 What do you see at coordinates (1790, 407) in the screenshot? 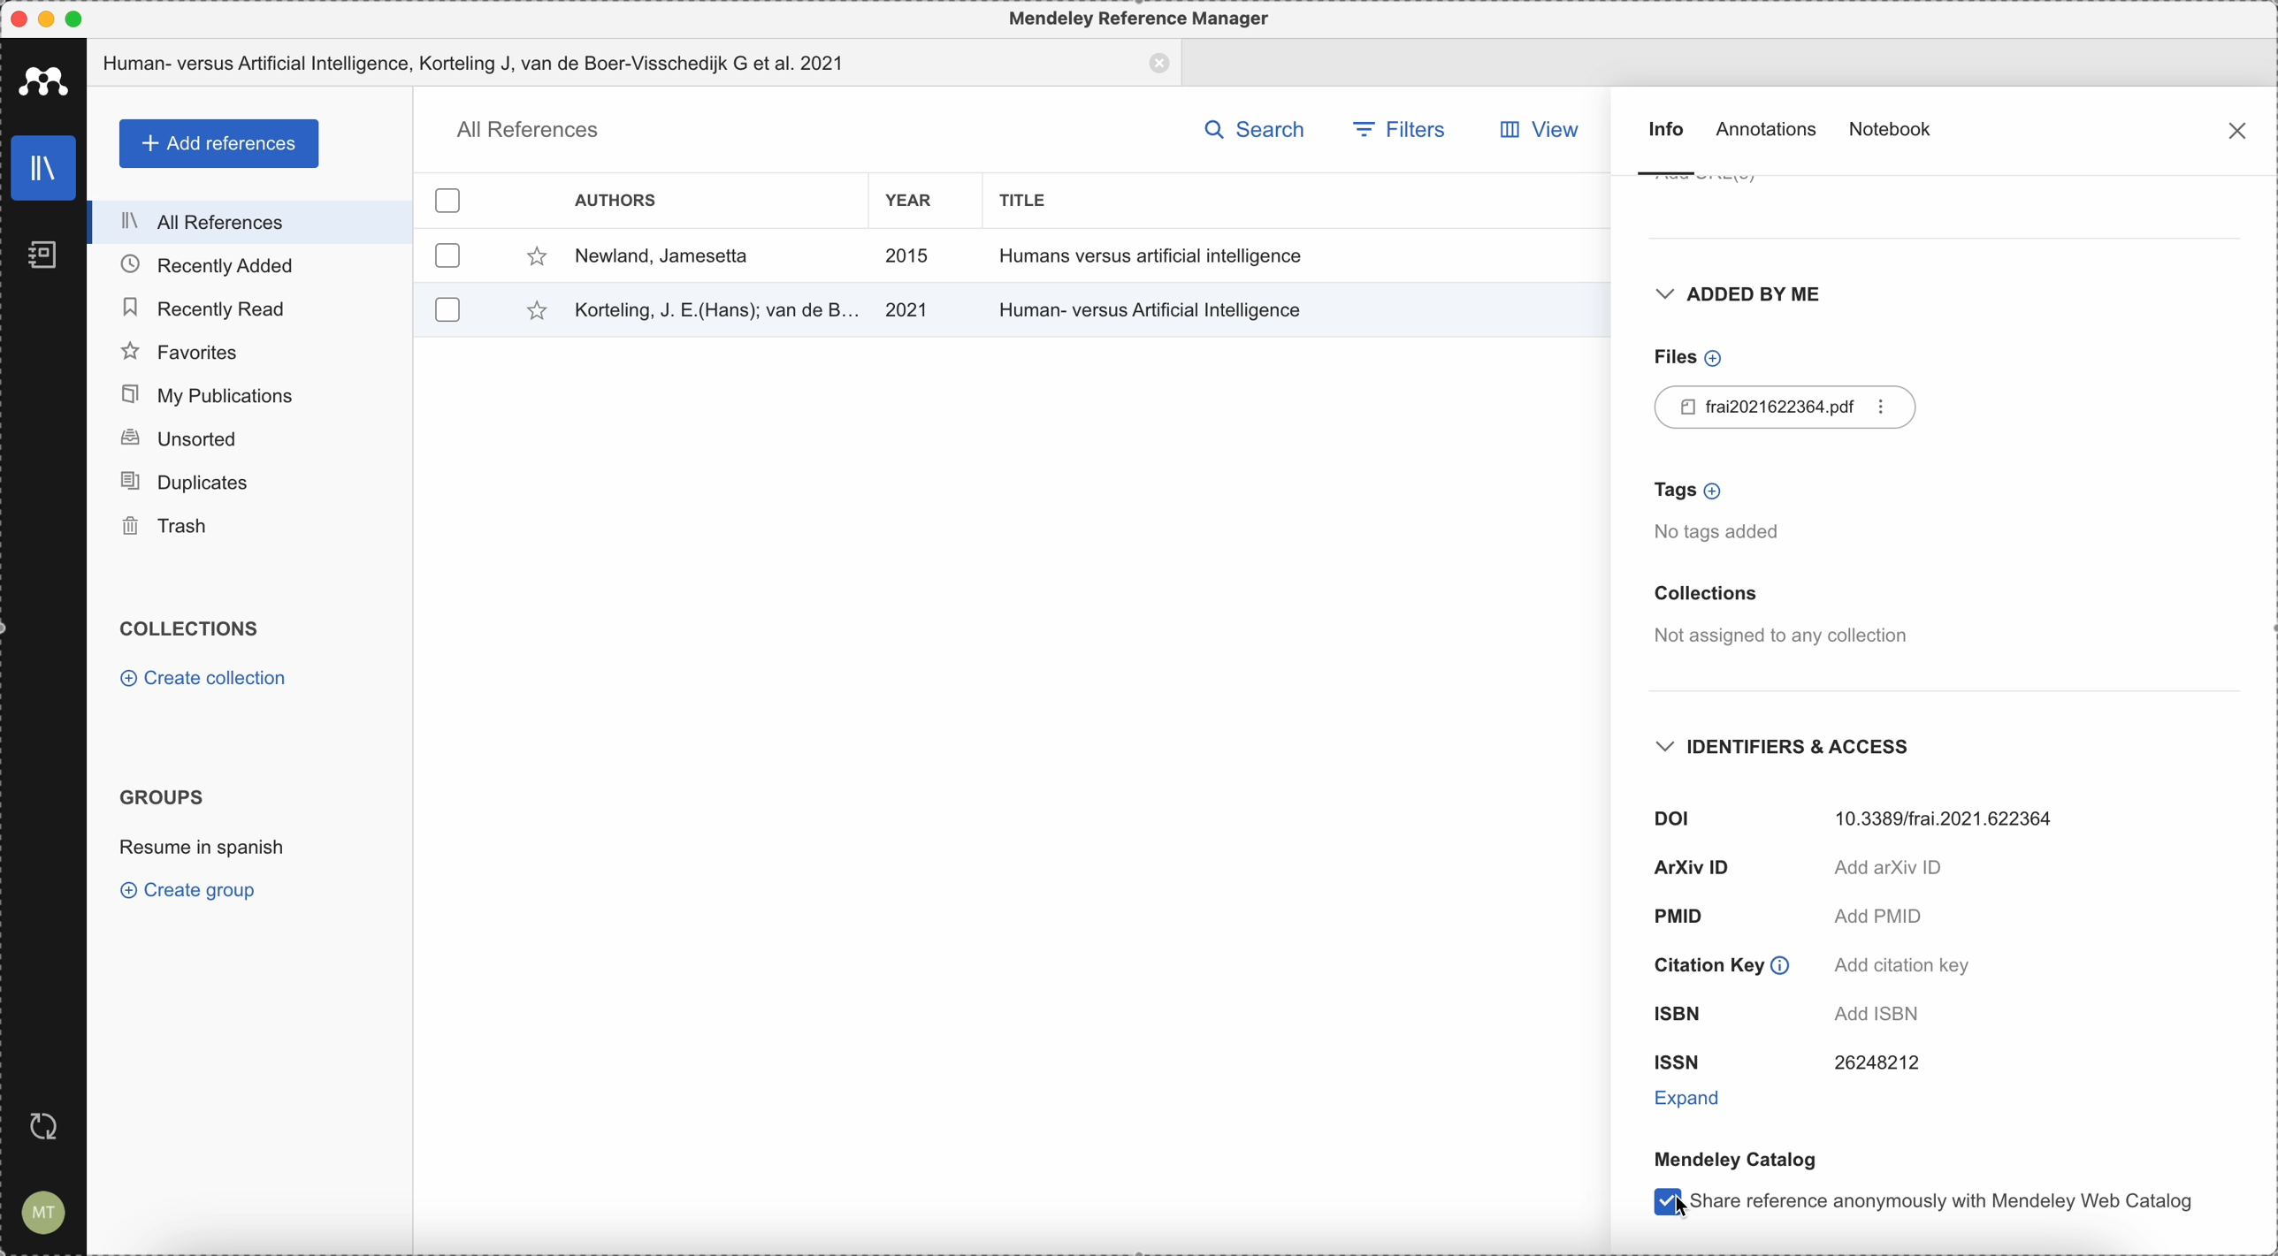
I see `pdf file` at bounding box center [1790, 407].